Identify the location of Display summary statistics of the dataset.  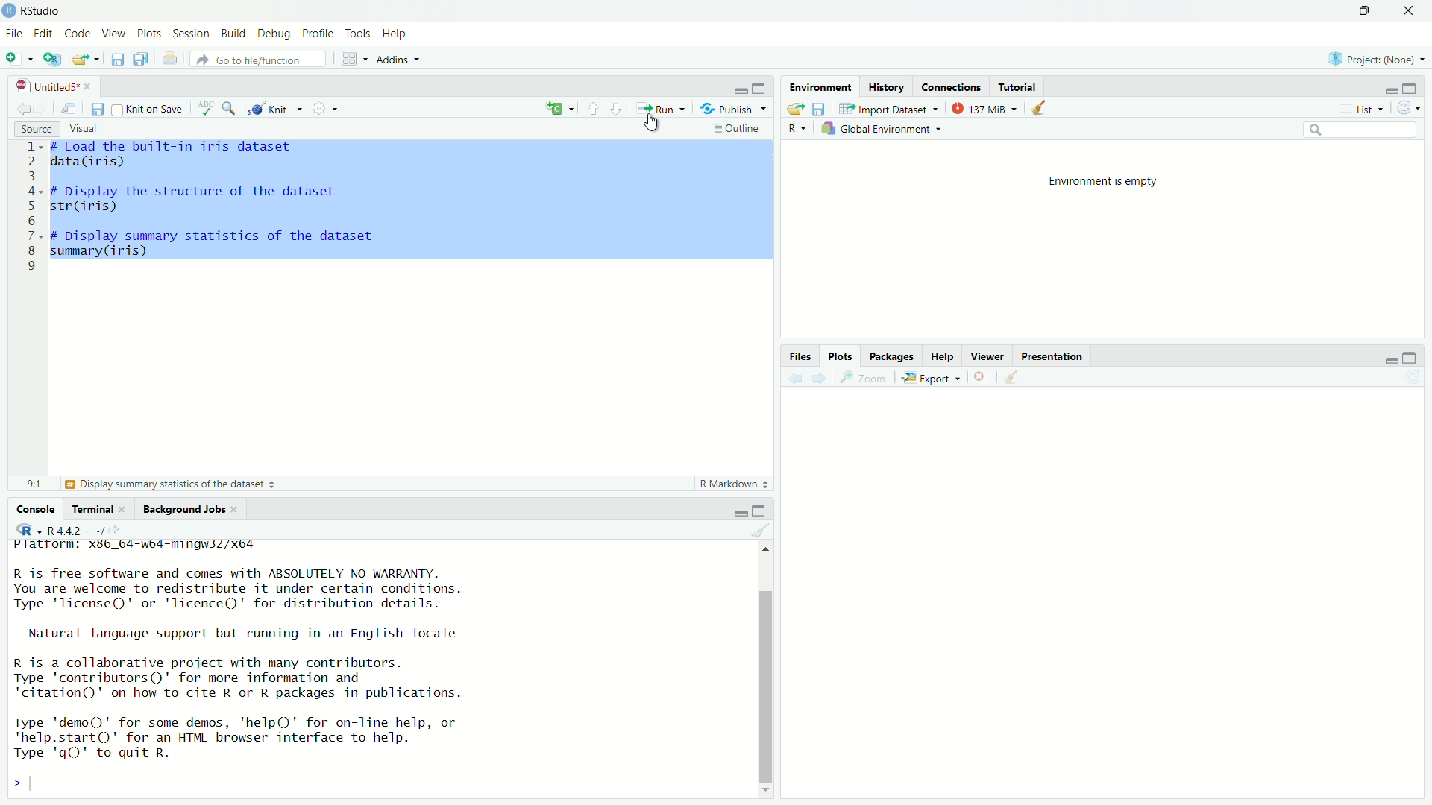
(169, 484).